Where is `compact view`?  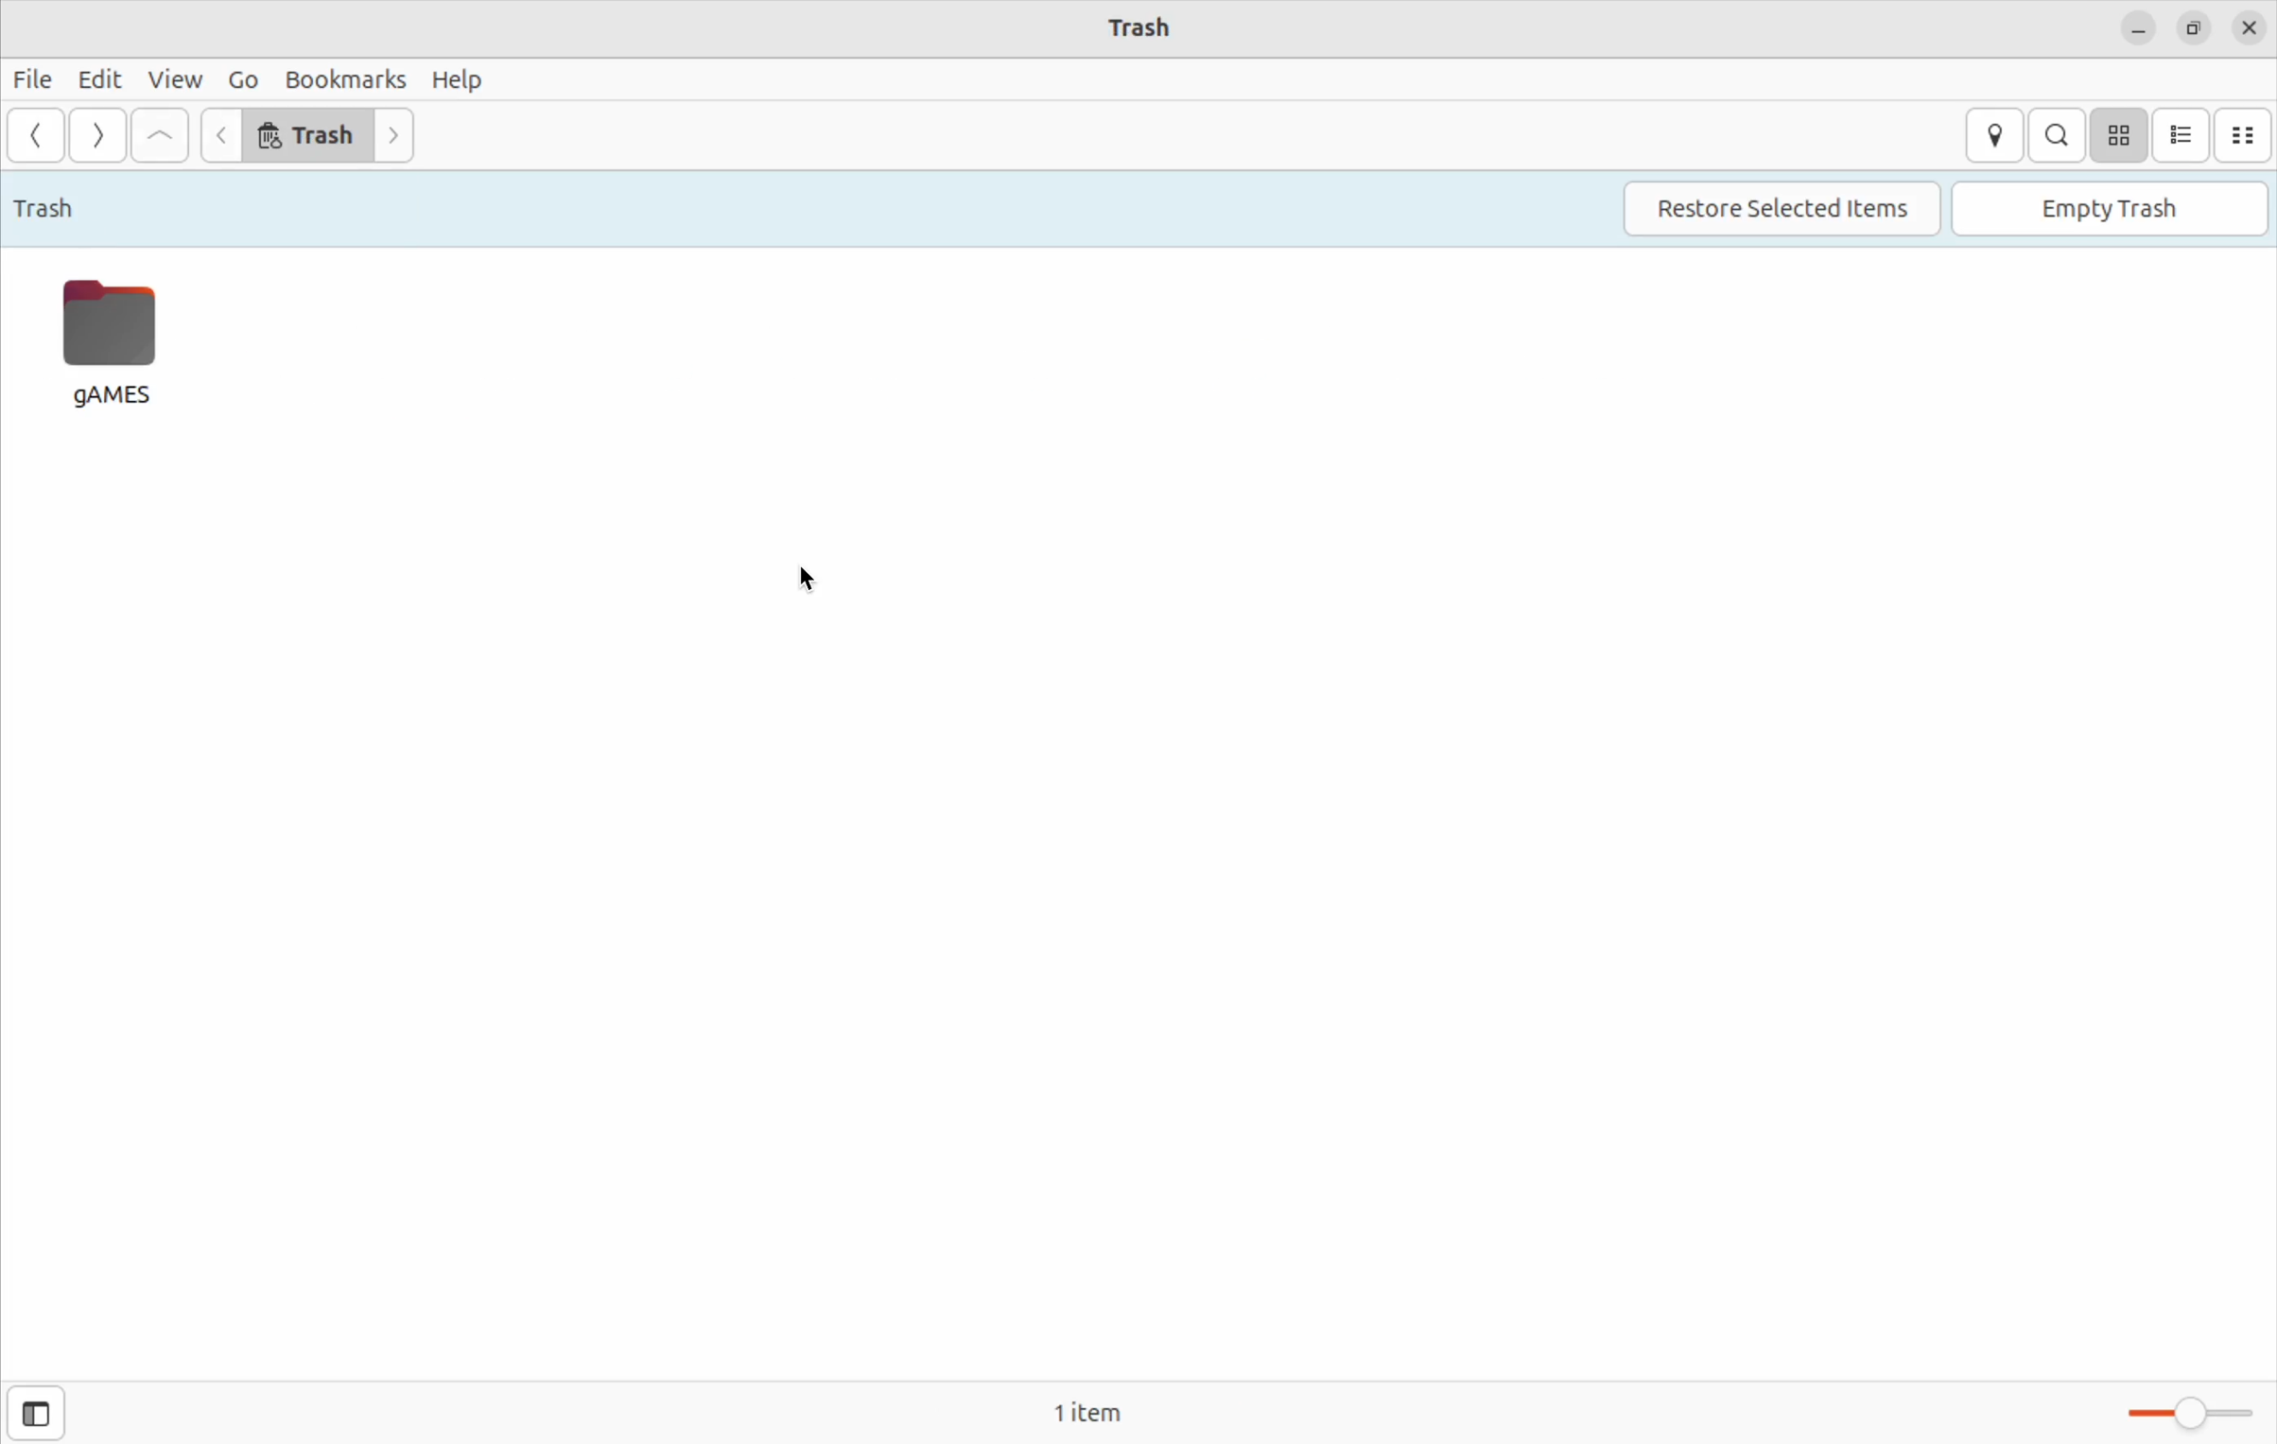
compact view is located at coordinates (2244, 133).